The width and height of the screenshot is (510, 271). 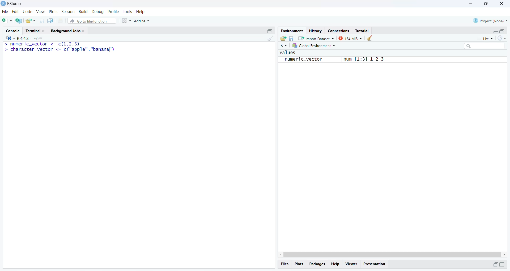 What do you see at coordinates (54, 12) in the screenshot?
I see `Plots` at bounding box center [54, 12].